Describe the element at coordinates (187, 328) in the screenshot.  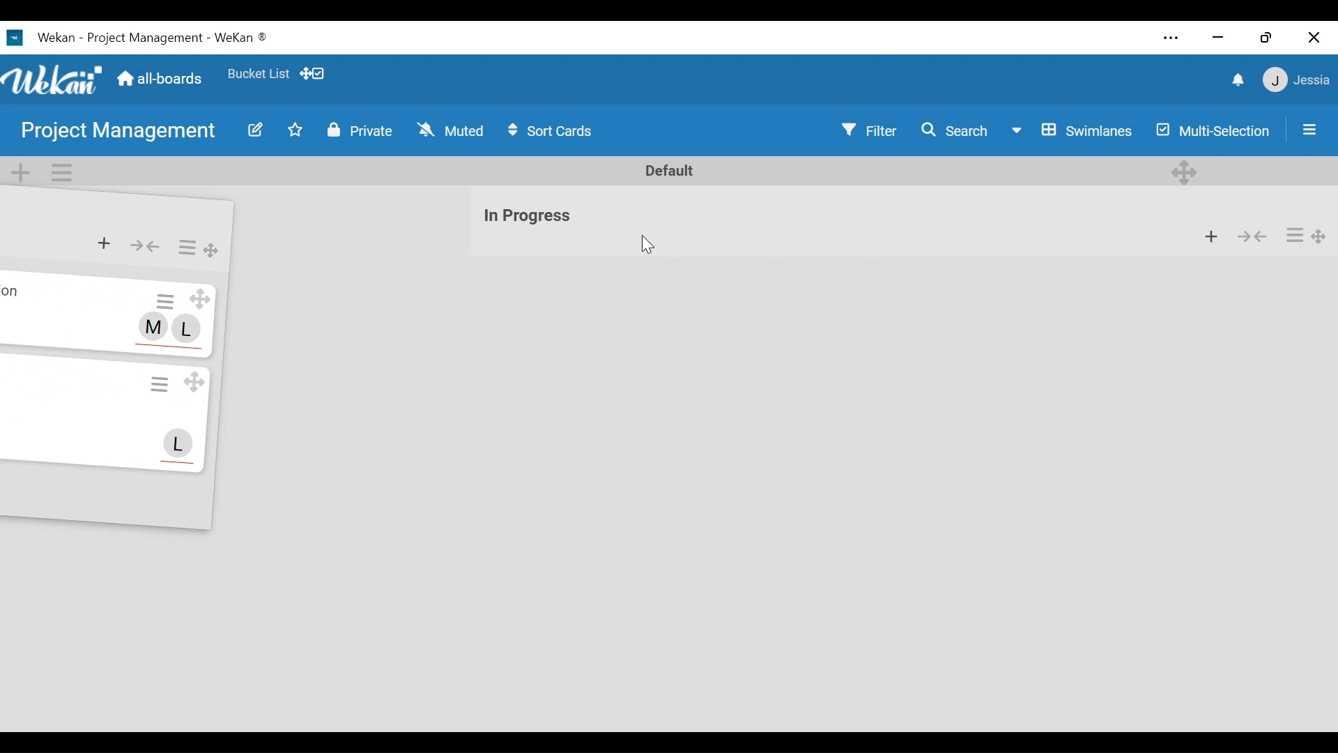
I see `L` at that location.